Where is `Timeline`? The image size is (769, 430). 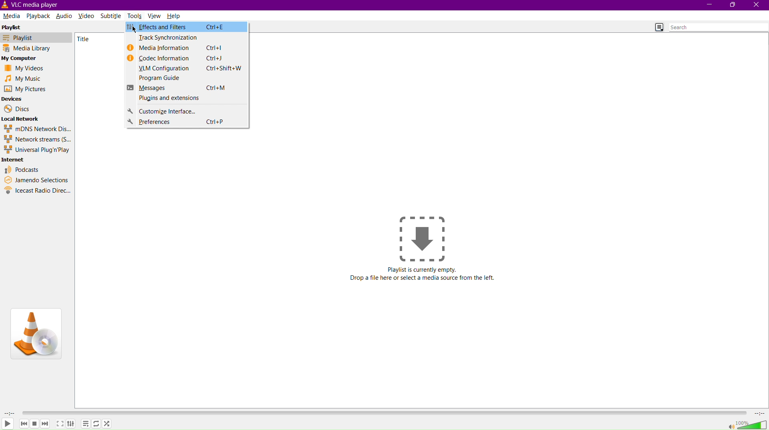 Timeline is located at coordinates (388, 411).